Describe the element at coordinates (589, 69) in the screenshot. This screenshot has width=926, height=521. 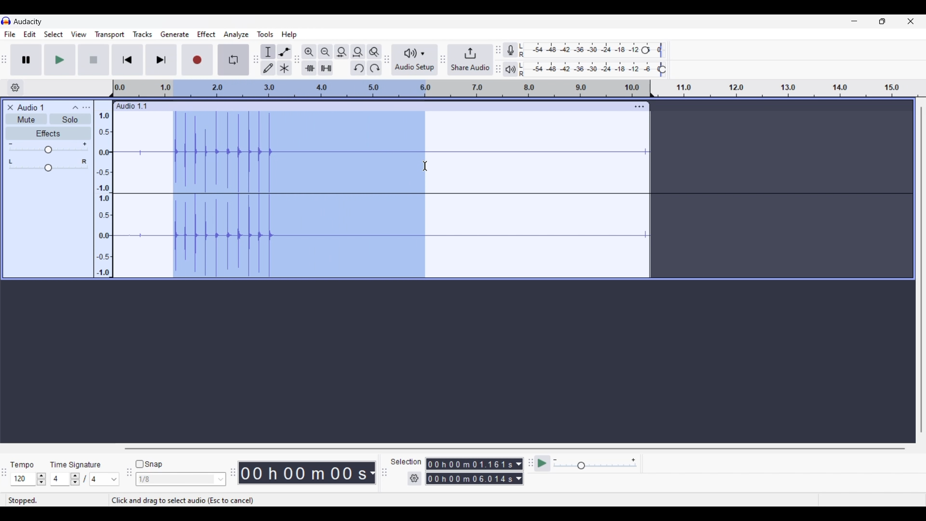
I see `Playback level` at that location.